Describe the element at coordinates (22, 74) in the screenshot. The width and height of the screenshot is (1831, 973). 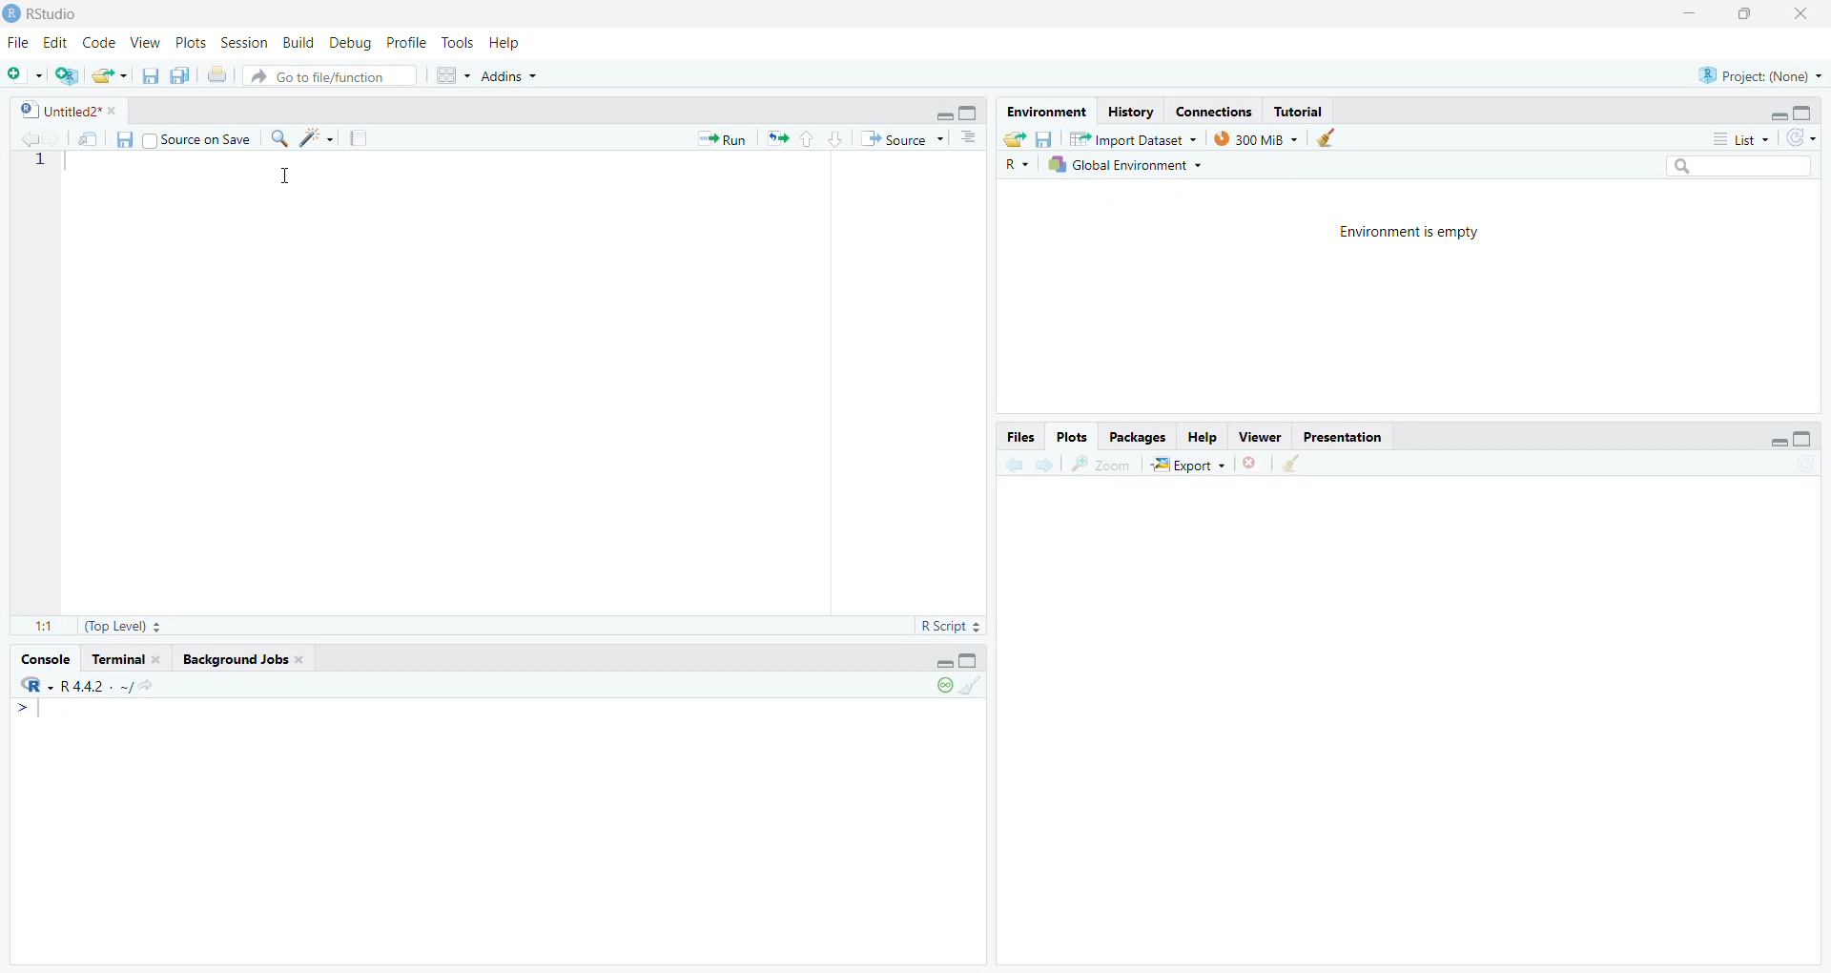
I see `new file` at that location.